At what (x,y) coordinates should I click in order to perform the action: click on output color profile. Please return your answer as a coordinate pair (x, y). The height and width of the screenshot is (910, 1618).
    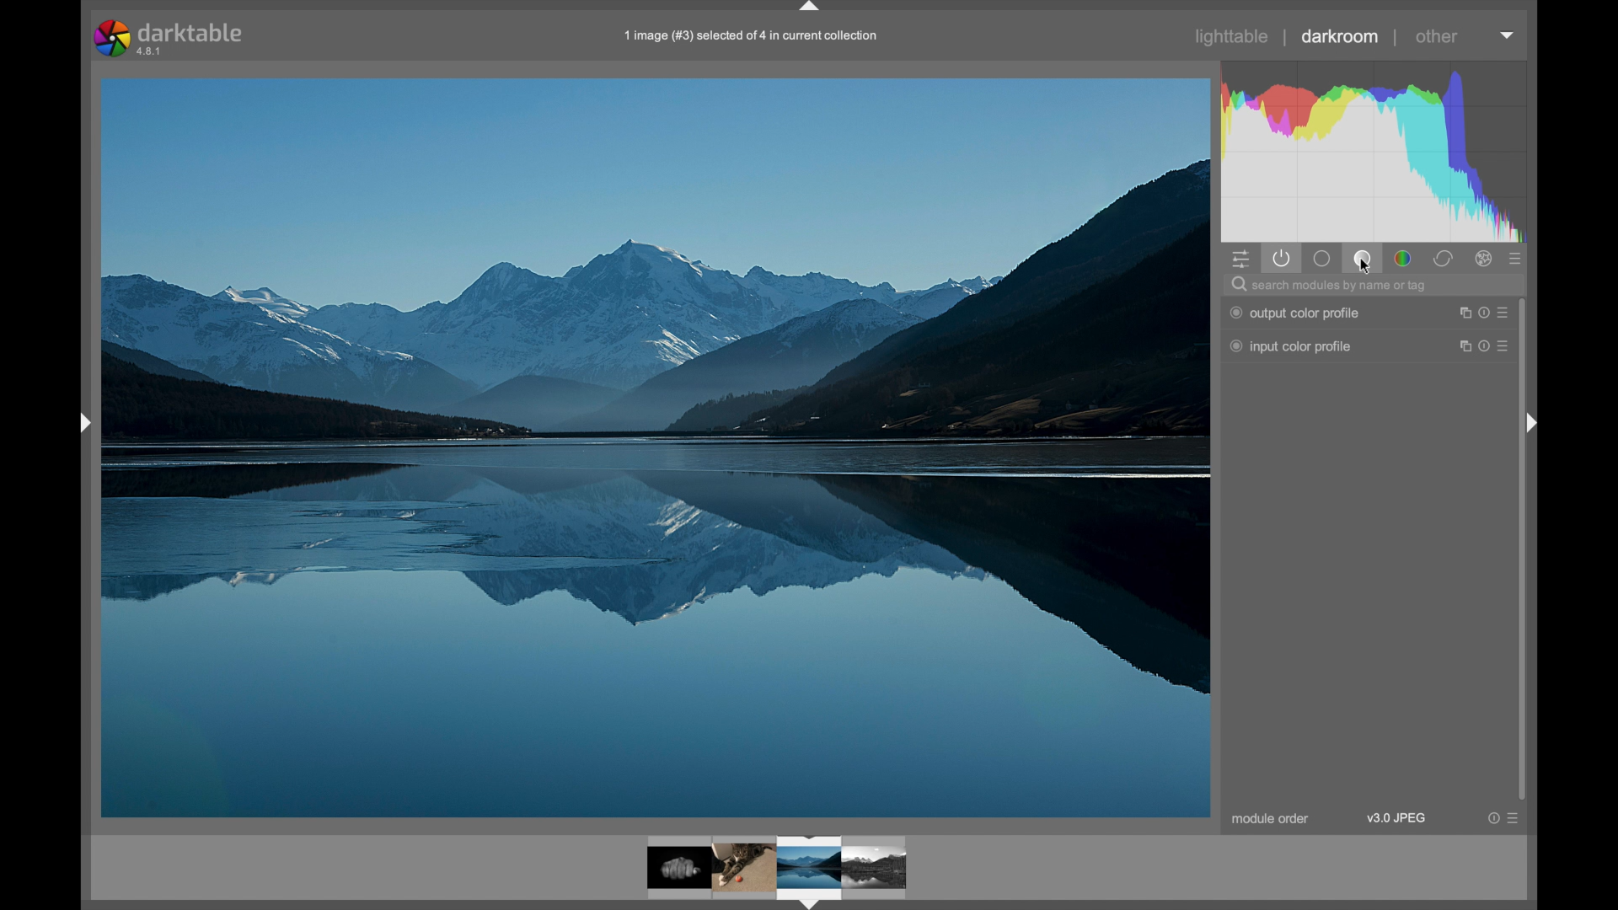
    Looking at the image, I should click on (1295, 314).